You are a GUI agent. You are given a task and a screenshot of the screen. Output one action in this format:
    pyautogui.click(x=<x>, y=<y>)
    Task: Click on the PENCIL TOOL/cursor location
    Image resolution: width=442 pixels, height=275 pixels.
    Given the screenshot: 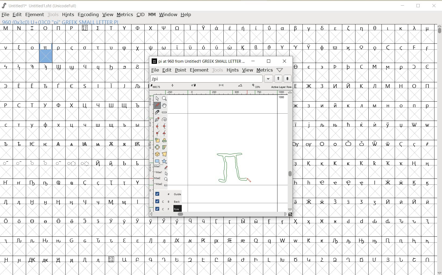 What is the action you would take?
    pyautogui.click(x=249, y=180)
    